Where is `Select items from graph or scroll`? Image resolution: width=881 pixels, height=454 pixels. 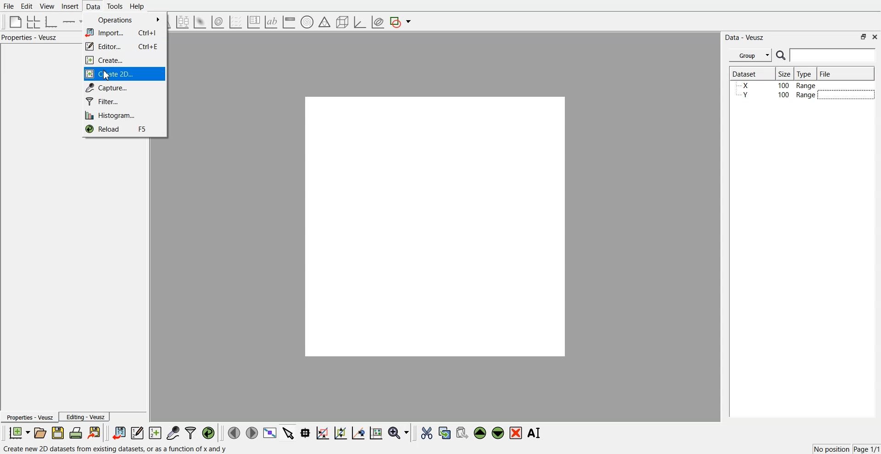 Select items from graph or scroll is located at coordinates (289, 432).